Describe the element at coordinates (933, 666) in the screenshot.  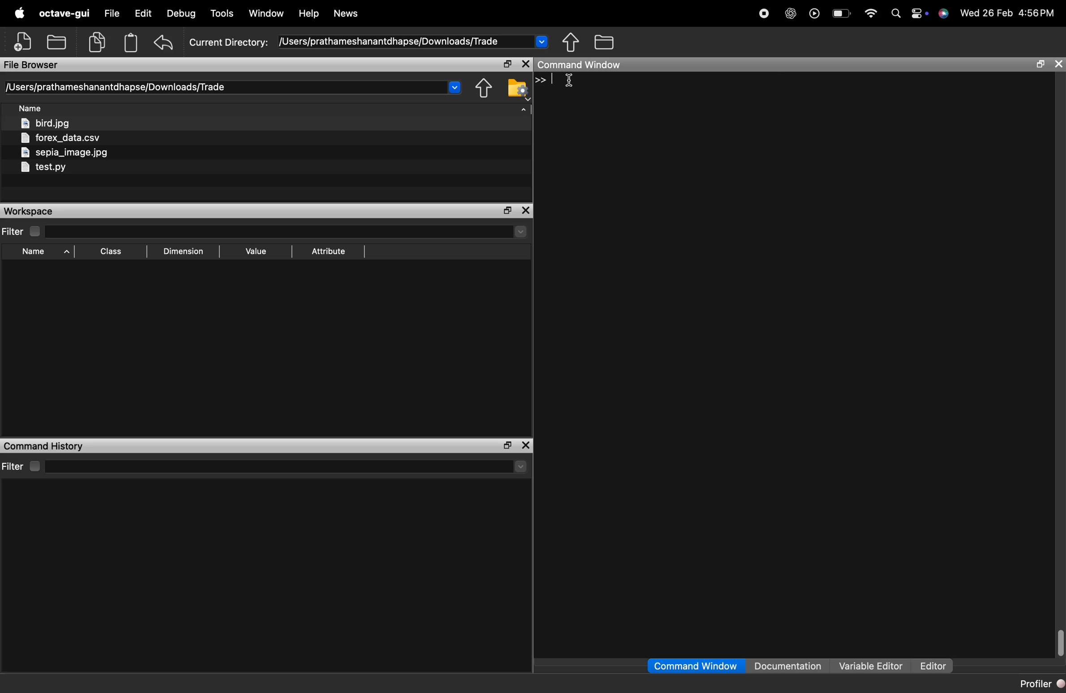
I see `Editor` at that location.